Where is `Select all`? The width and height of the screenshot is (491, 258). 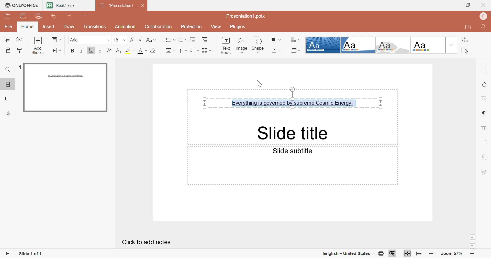
Select all is located at coordinates (466, 50).